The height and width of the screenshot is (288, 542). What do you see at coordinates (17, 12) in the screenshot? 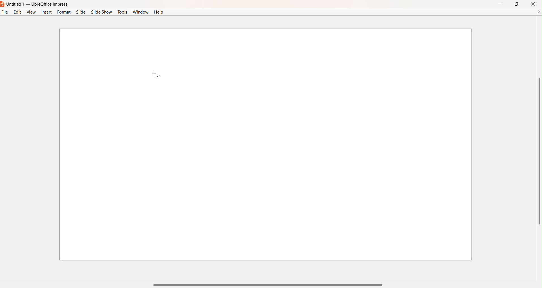
I see `Edit` at bounding box center [17, 12].